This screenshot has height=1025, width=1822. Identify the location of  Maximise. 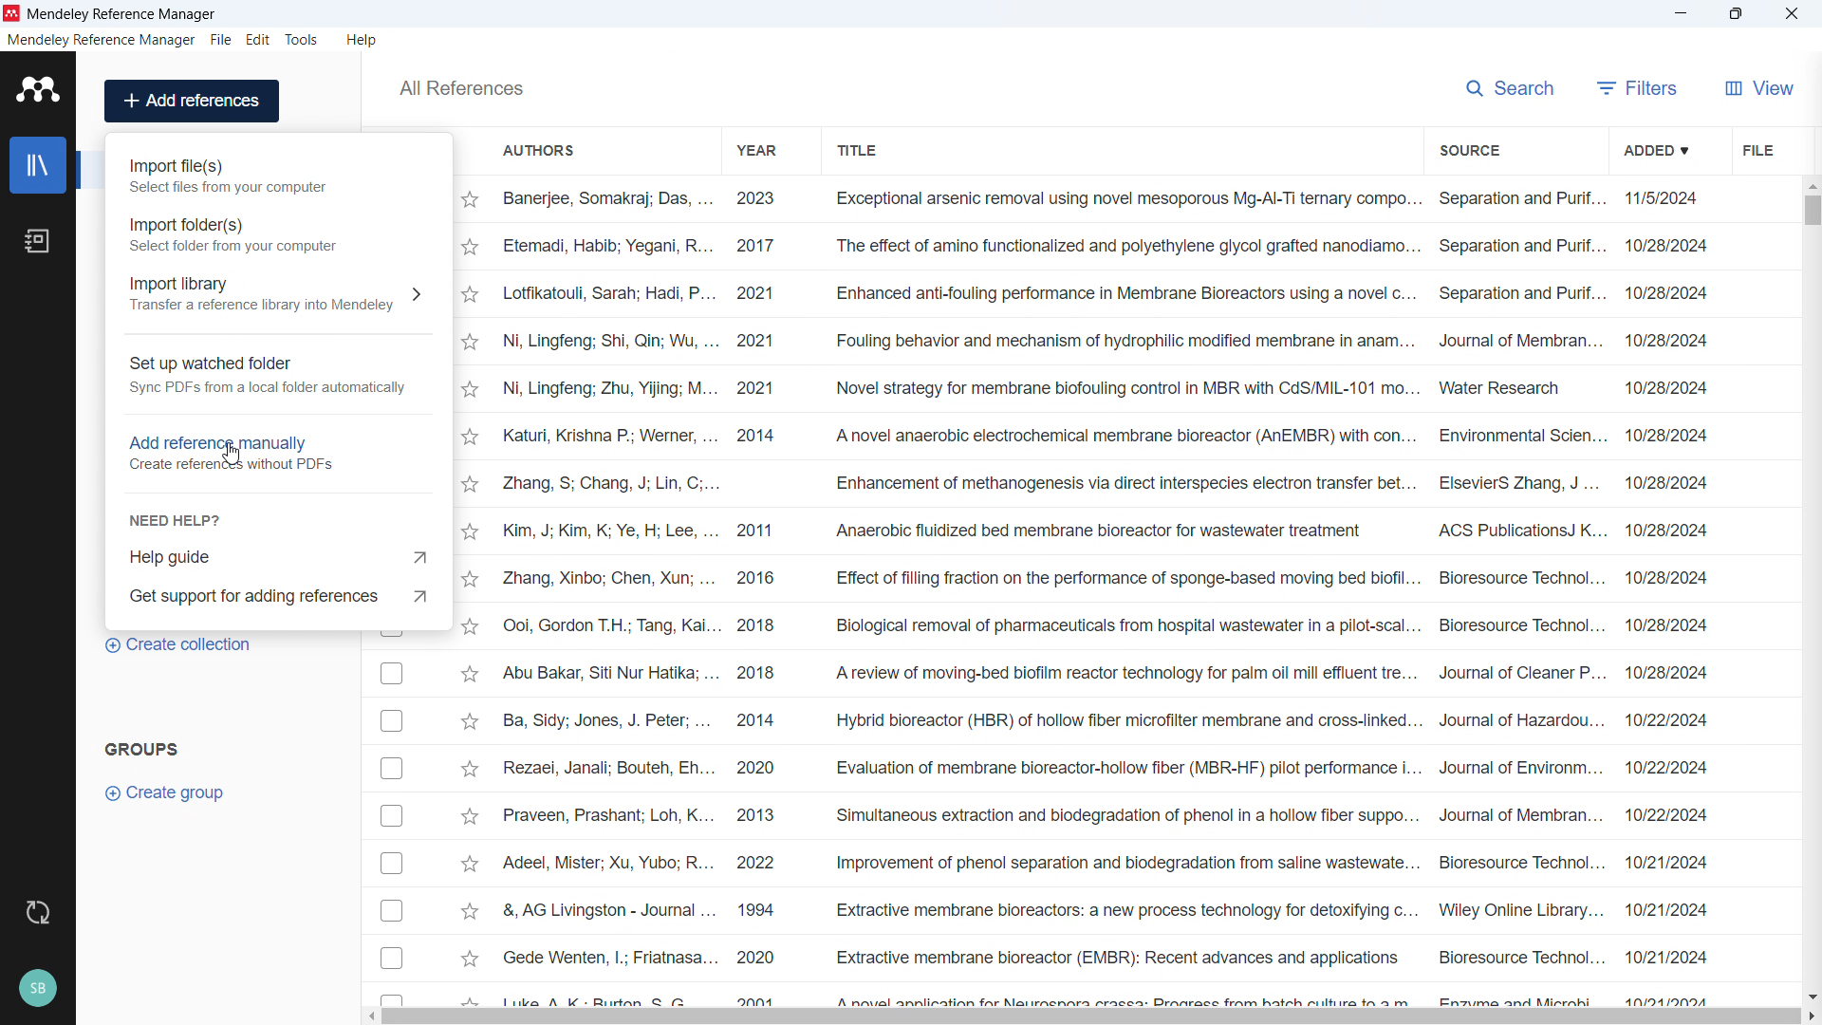
(1737, 14).